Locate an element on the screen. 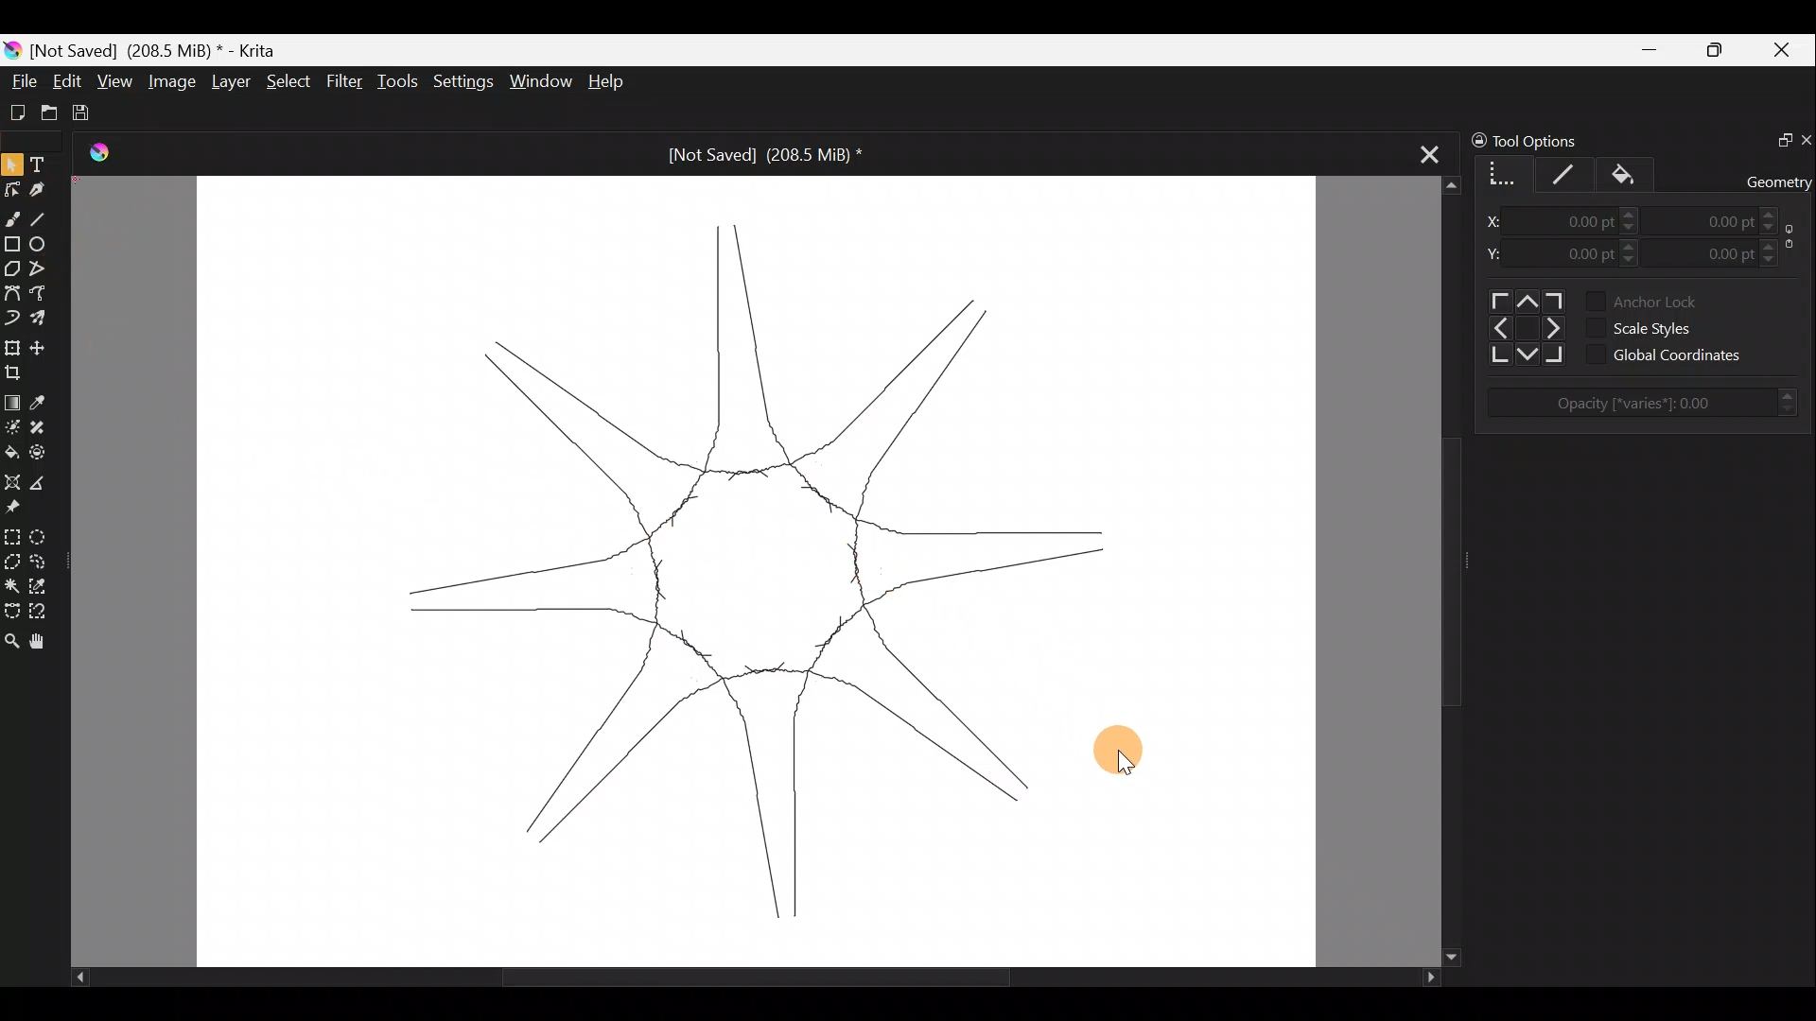 This screenshot has width=1816, height=1021. Tool options is located at coordinates (1557, 141).